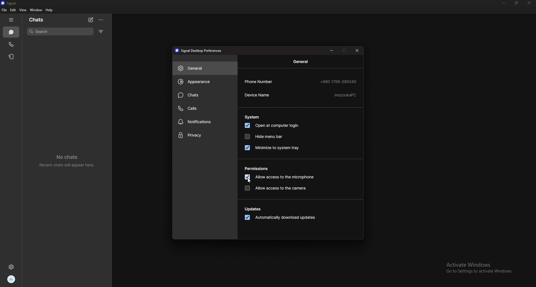 This screenshot has height=287, width=536. I want to click on chats, so click(205, 95).